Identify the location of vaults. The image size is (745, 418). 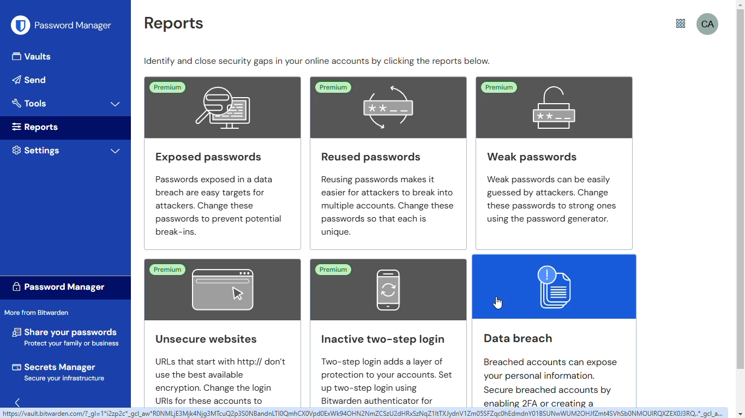
(33, 56).